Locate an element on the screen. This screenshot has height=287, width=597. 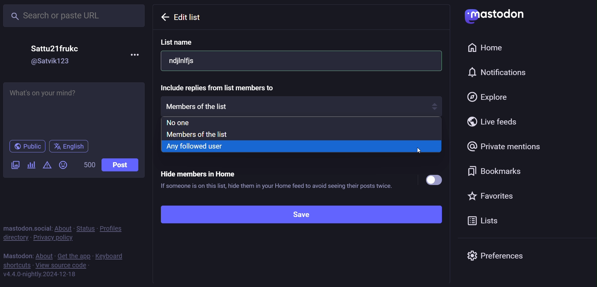
emoji is located at coordinates (63, 165).